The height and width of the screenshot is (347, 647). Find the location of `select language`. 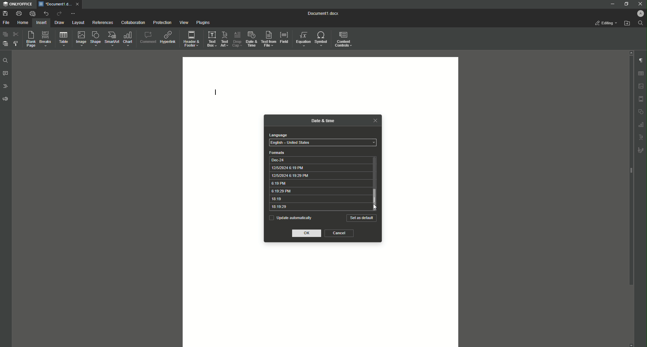

select language is located at coordinates (323, 143).